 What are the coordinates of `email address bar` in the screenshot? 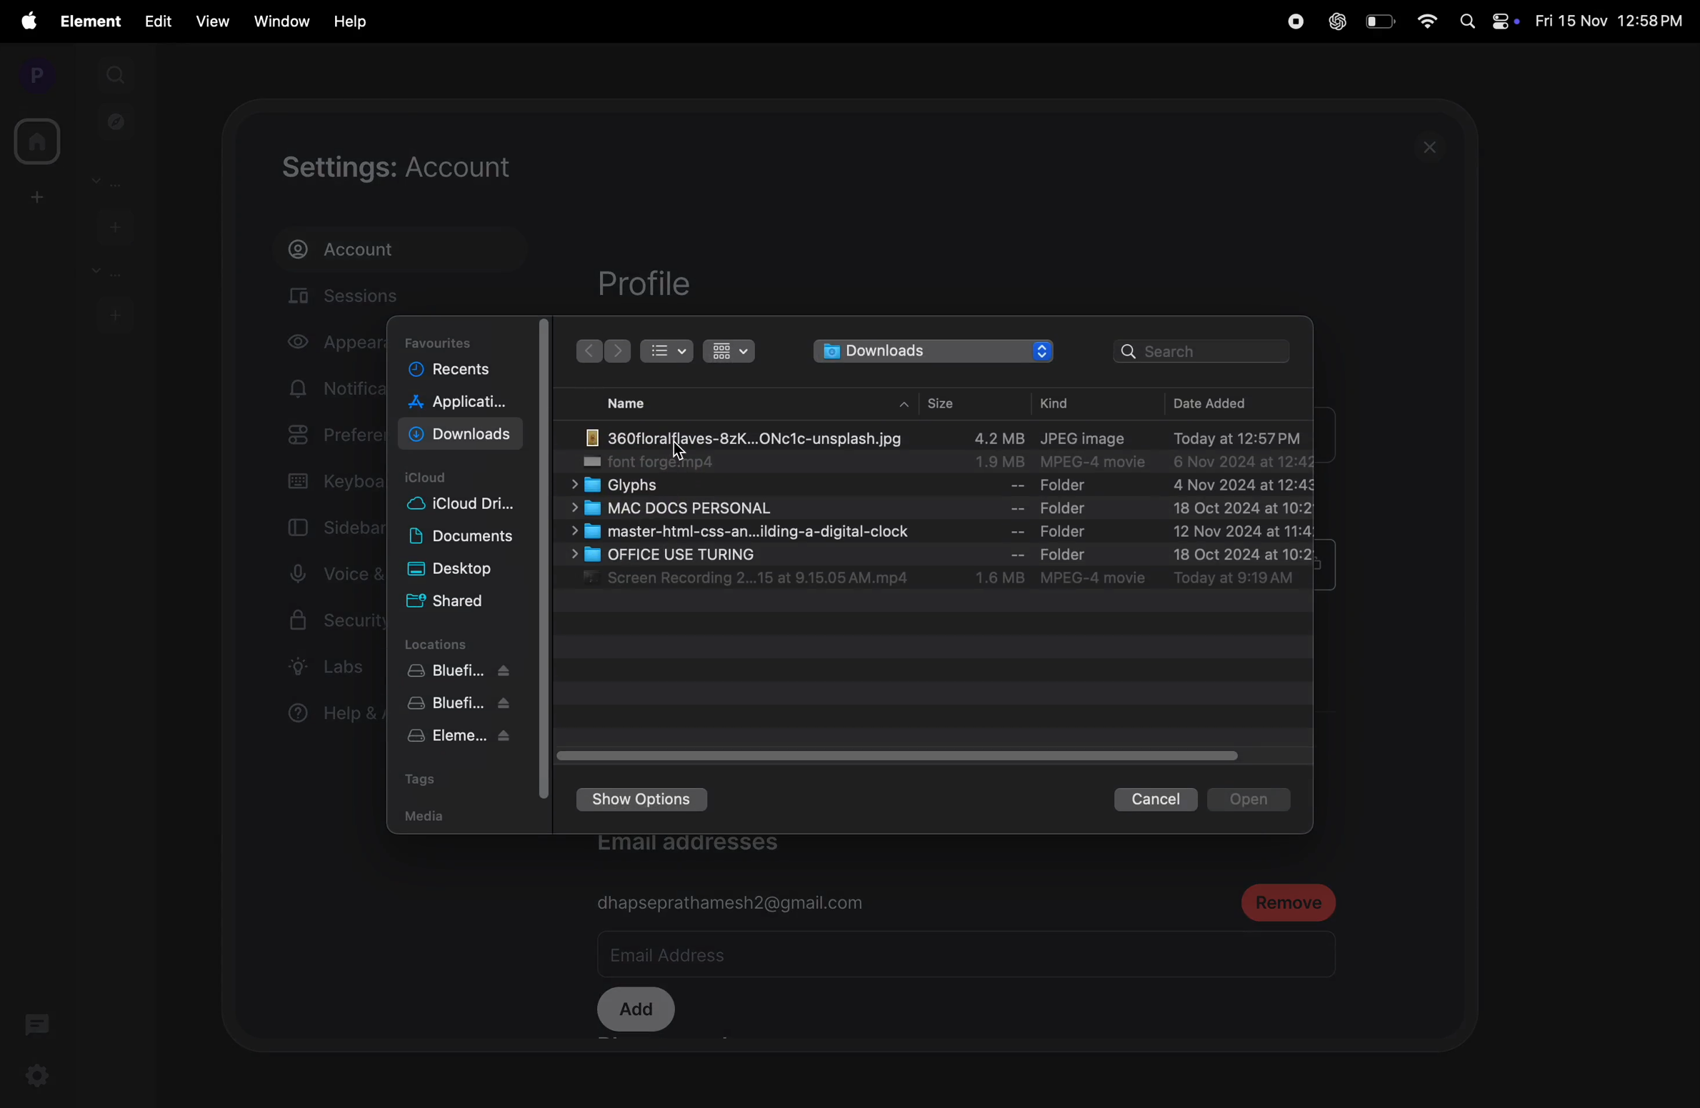 It's located at (795, 957).